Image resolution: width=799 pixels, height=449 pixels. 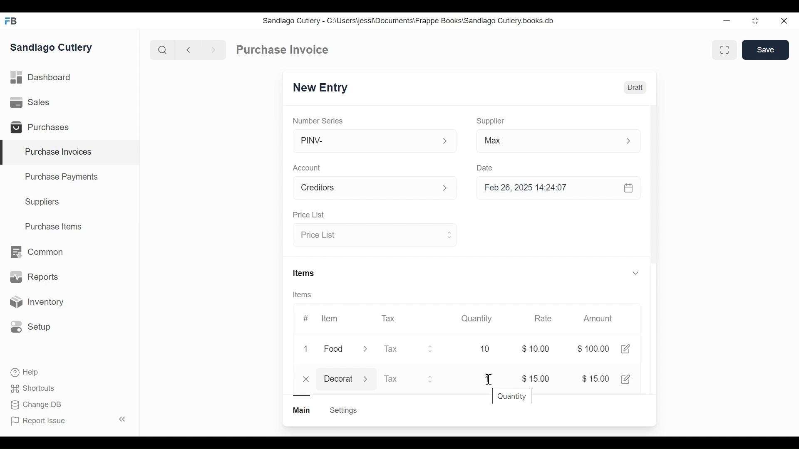 What do you see at coordinates (213, 49) in the screenshot?
I see `Navigate forward` at bounding box center [213, 49].